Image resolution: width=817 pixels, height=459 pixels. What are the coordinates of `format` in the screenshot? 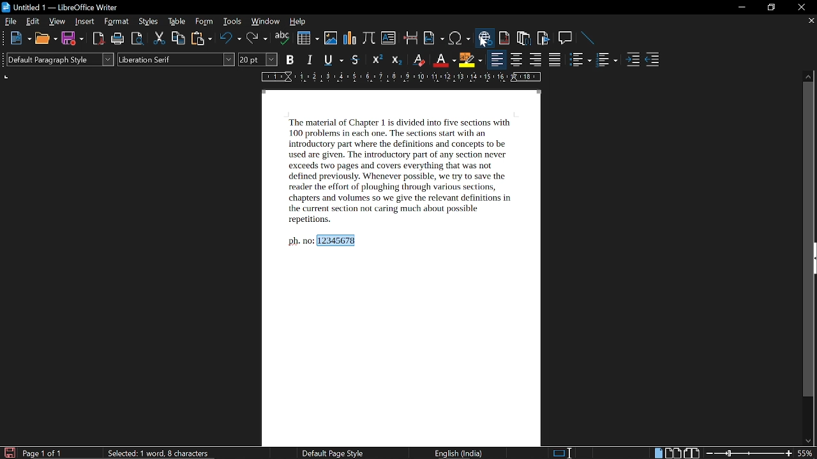 It's located at (115, 22).